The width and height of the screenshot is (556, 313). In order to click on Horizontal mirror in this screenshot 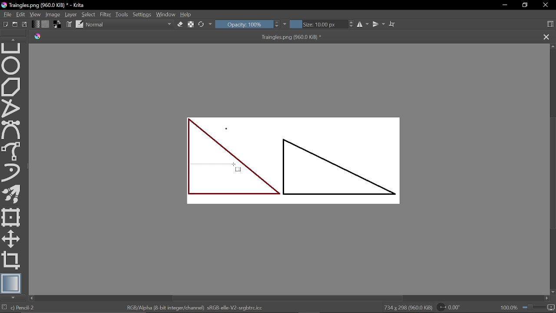, I will do `click(362, 25)`.